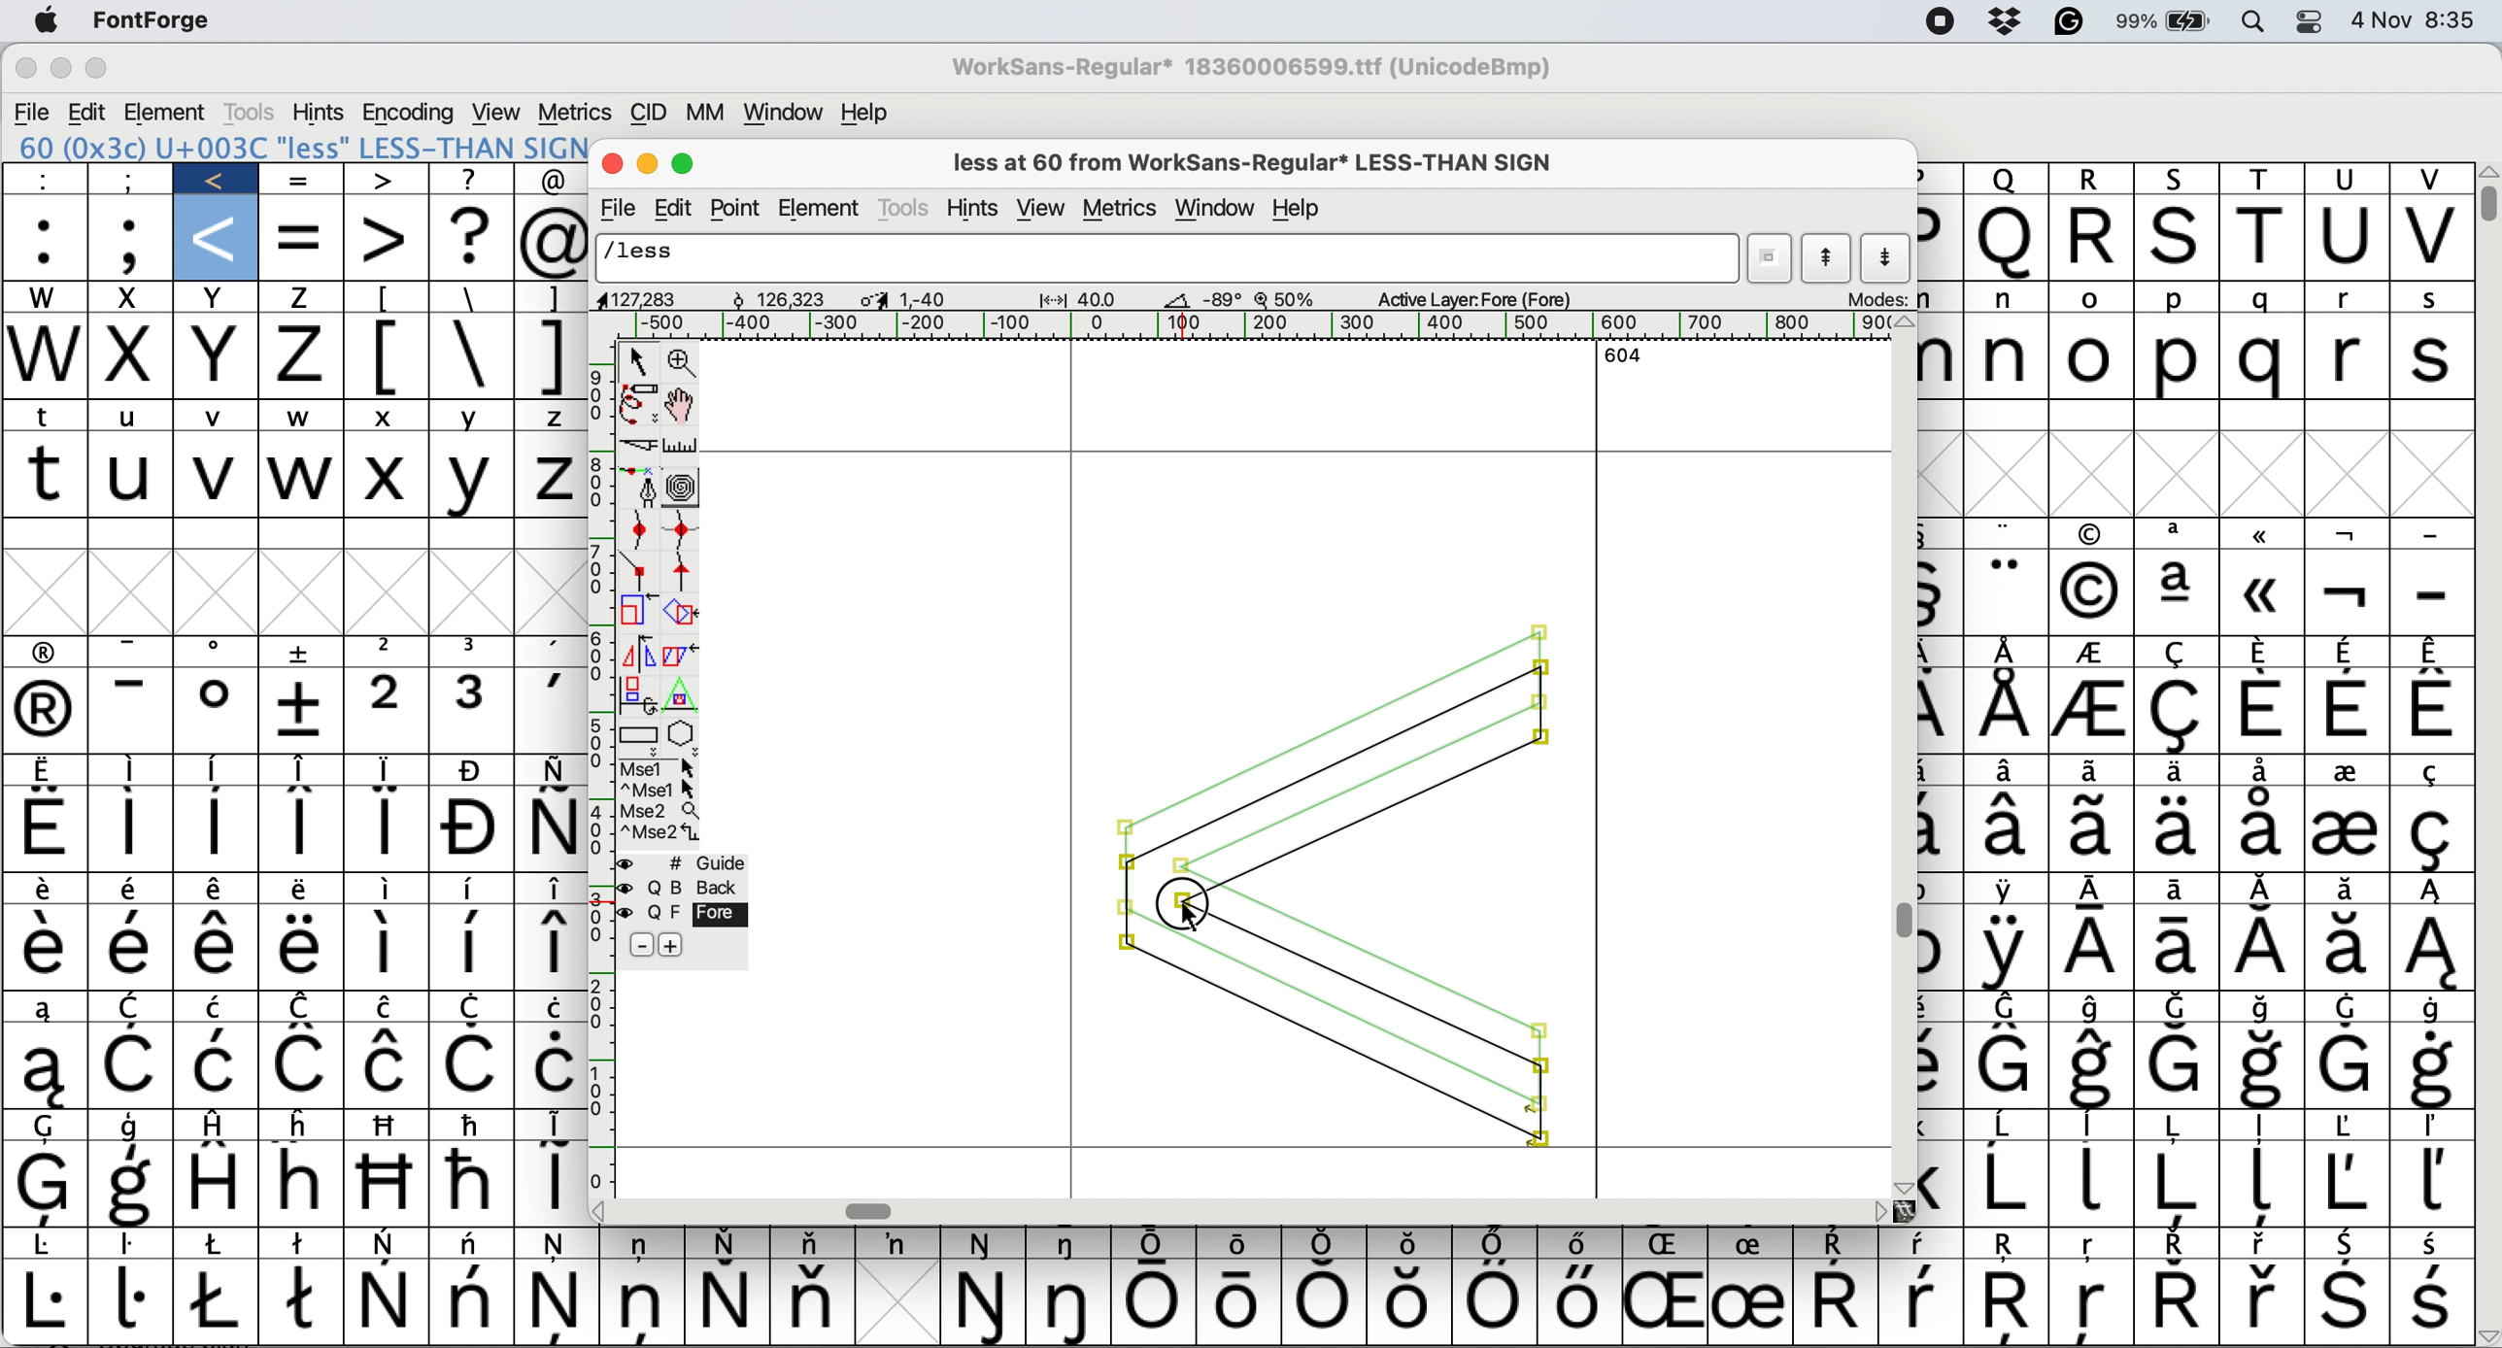 This screenshot has width=2502, height=1348. I want to click on rotate selection in 3d and project it back to plane, so click(636, 691).